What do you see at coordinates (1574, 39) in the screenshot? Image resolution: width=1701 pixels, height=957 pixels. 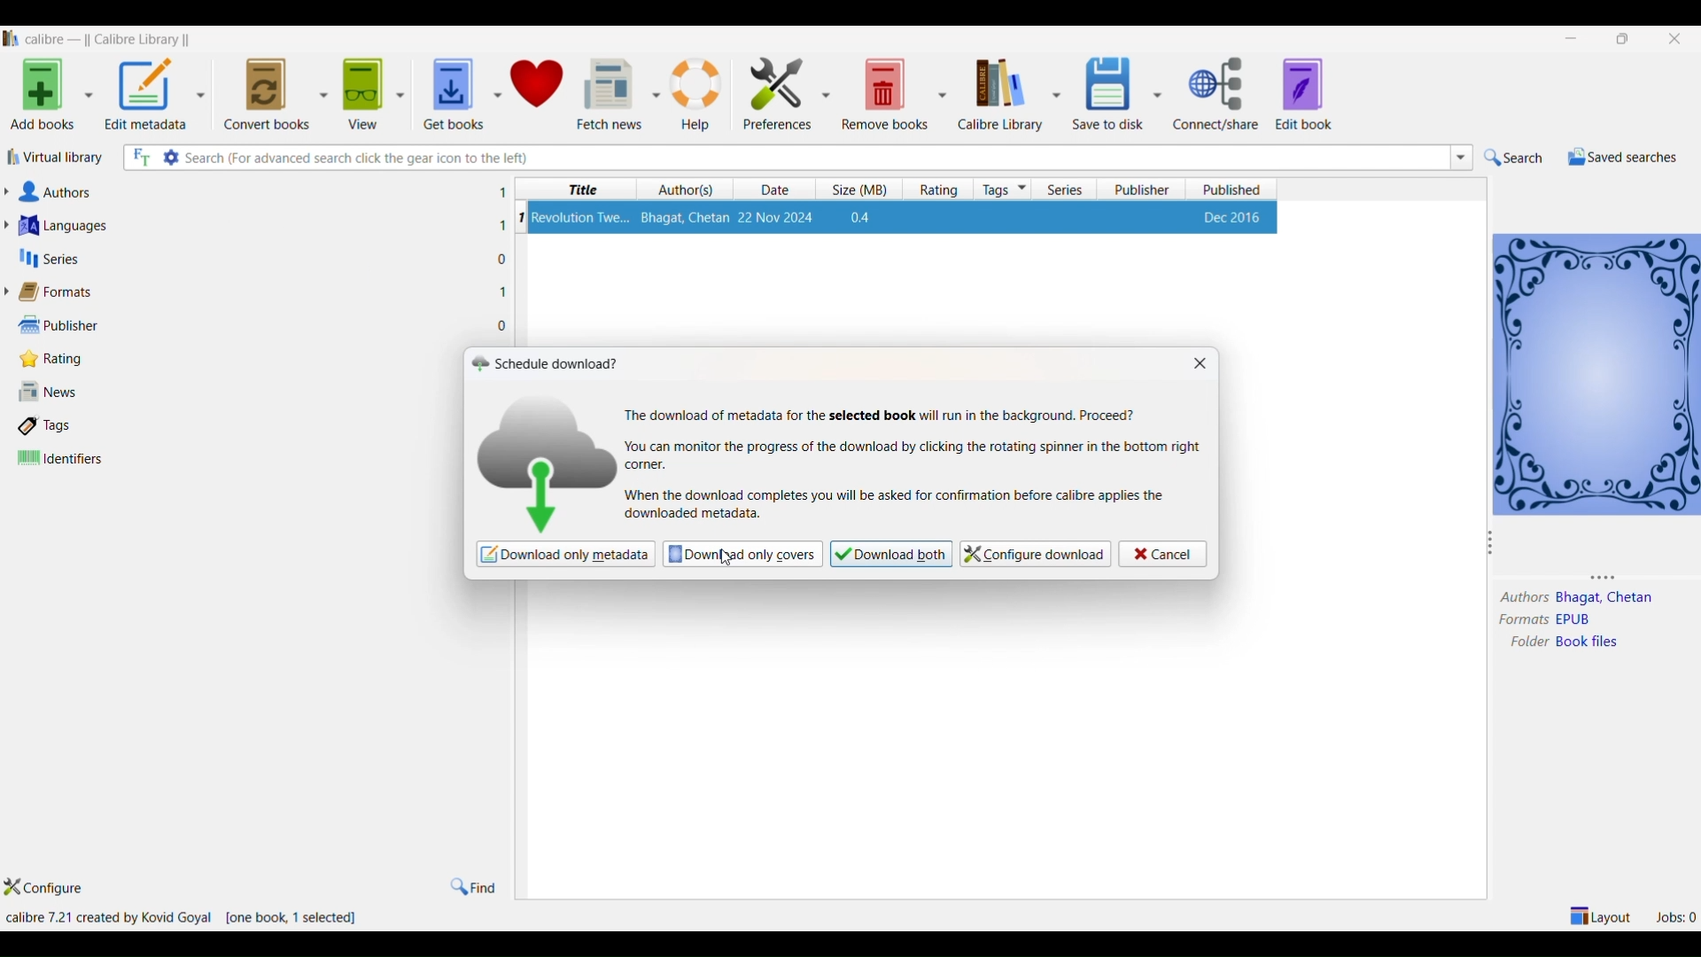 I see `minimize` at bounding box center [1574, 39].